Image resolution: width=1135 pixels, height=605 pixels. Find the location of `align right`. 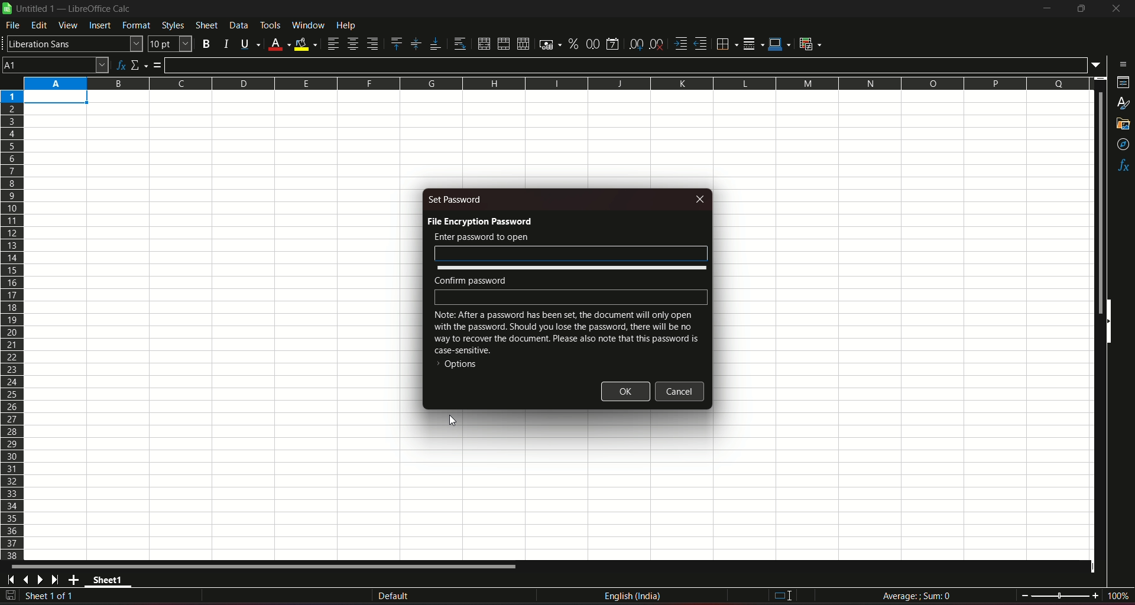

align right is located at coordinates (373, 44).